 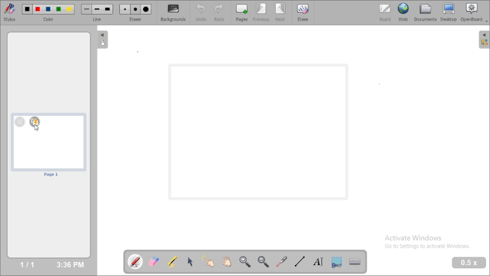 I want to click on 3:36 PM, so click(x=70, y=265).